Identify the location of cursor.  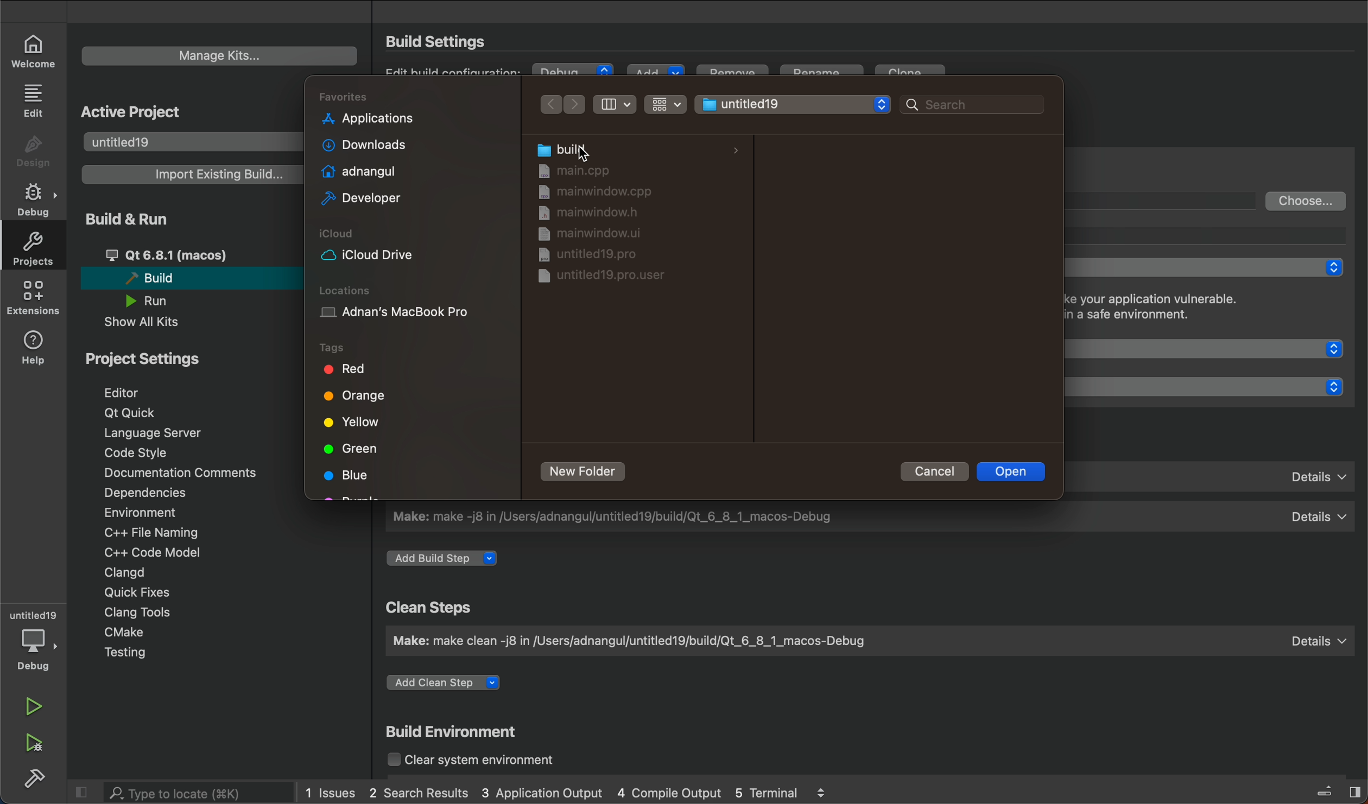
(585, 149).